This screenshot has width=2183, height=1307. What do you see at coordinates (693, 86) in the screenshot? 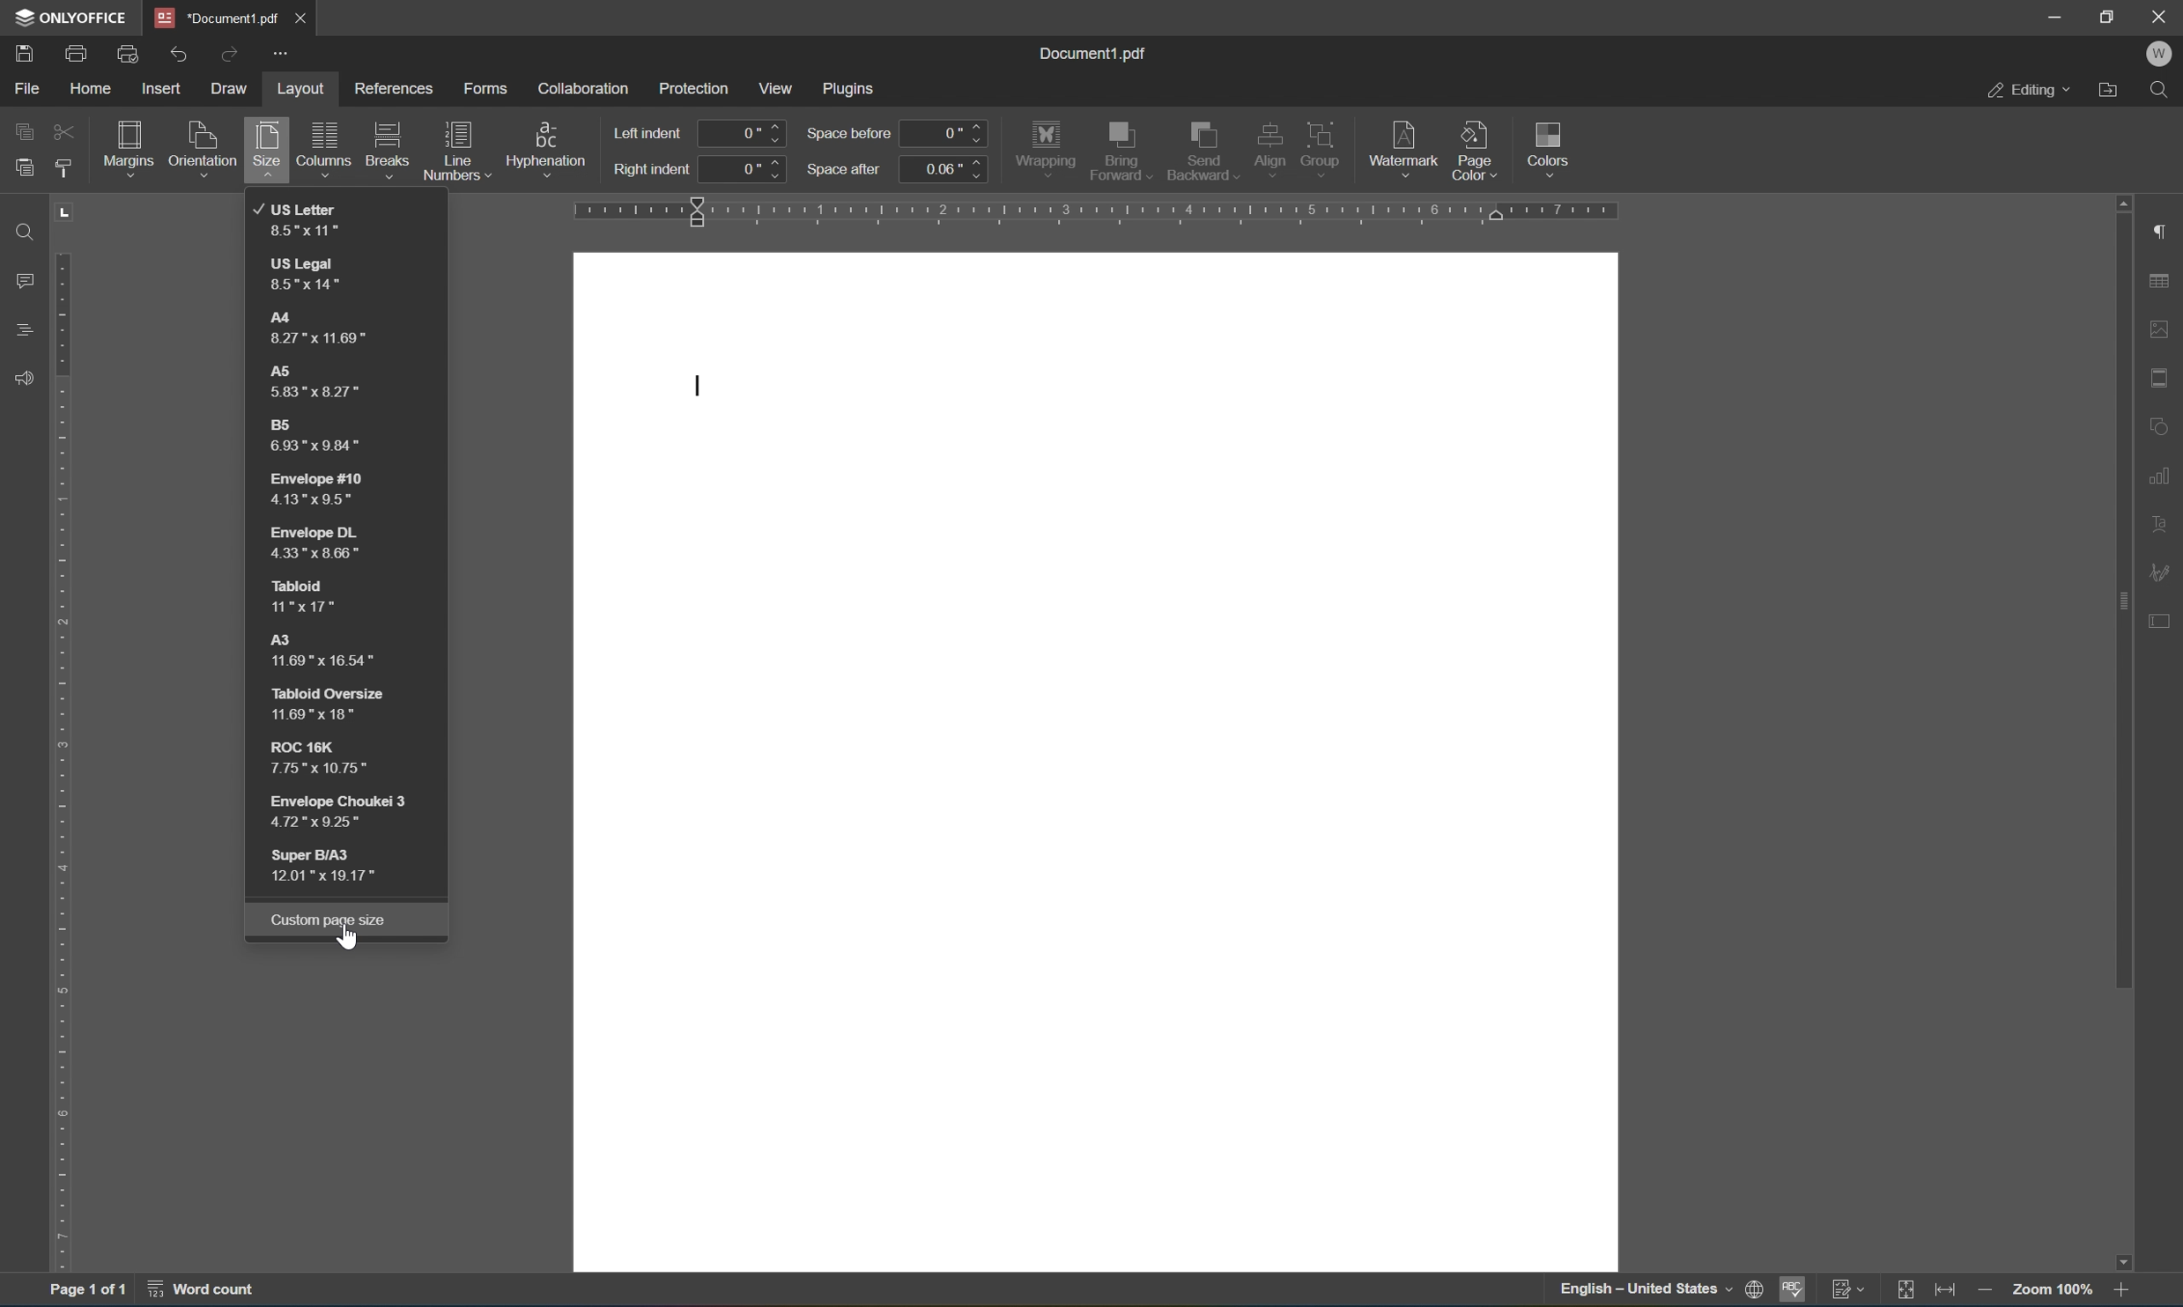
I see `protection` at bounding box center [693, 86].